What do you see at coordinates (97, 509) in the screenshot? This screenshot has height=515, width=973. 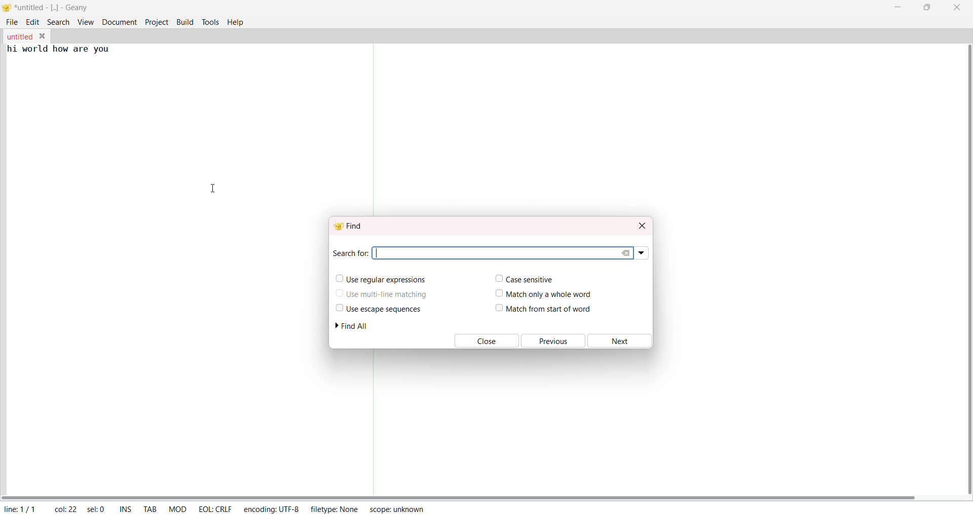 I see `sel: 0` at bounding box center [97, 509].